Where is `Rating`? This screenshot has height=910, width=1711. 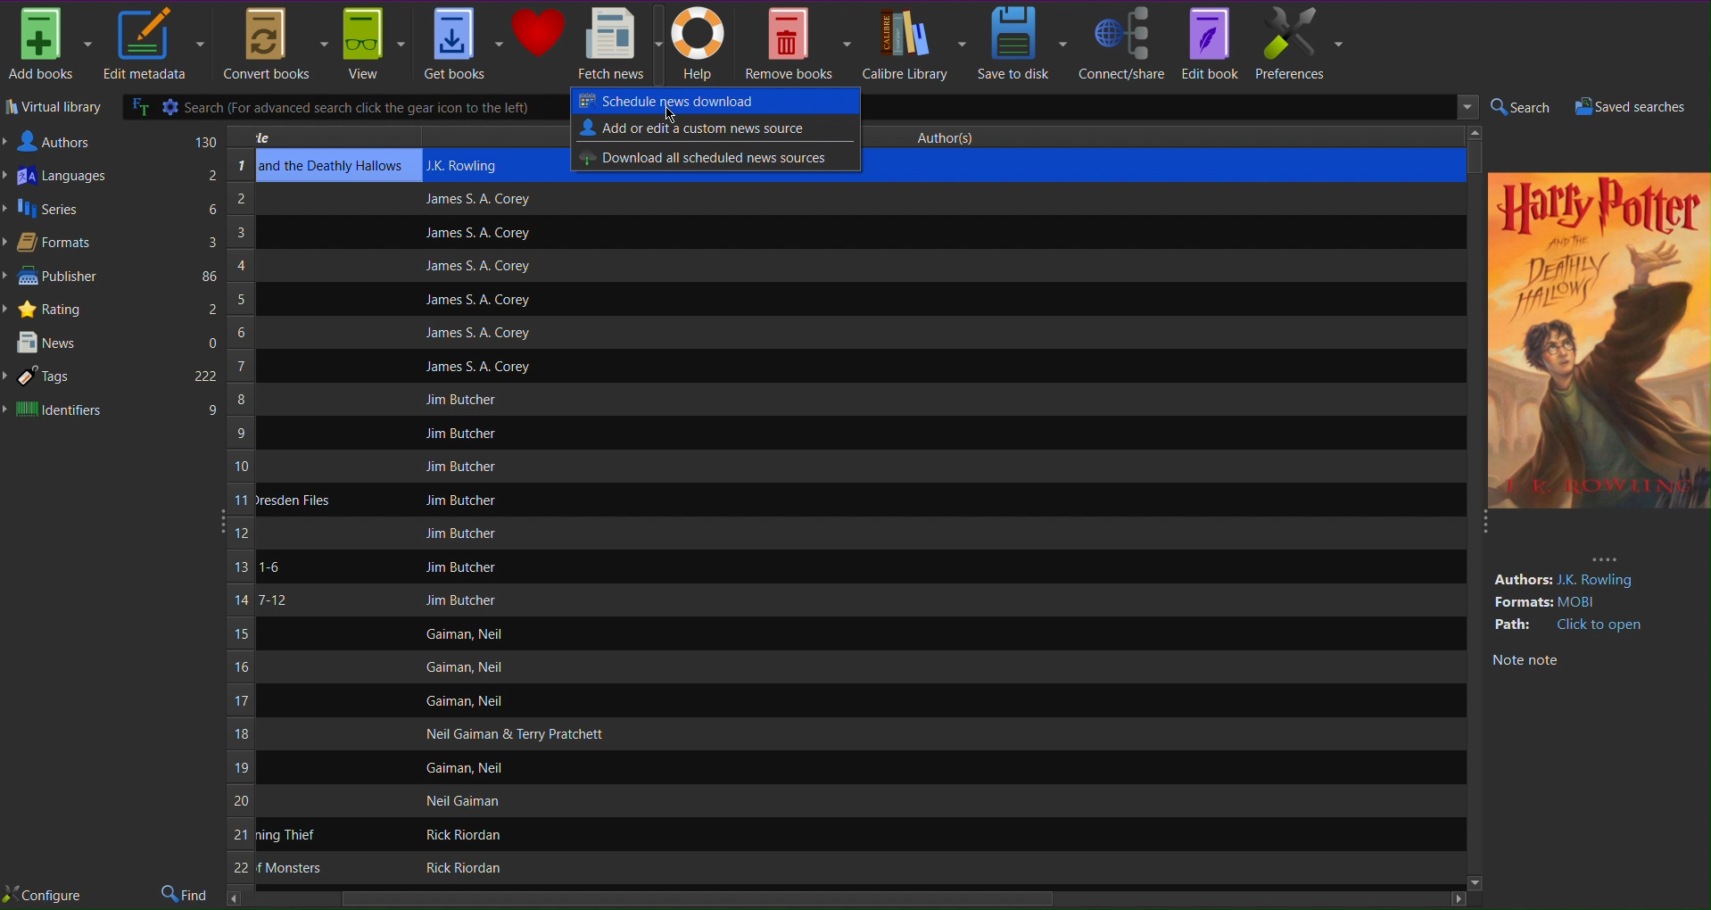
Rating is located at coordinates (112, 308).